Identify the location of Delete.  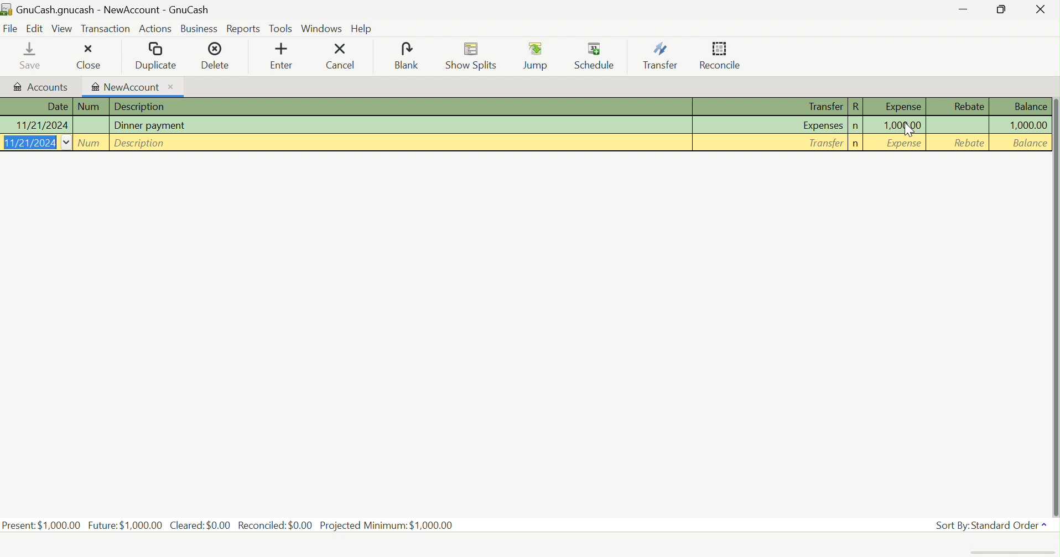
(220, 55).